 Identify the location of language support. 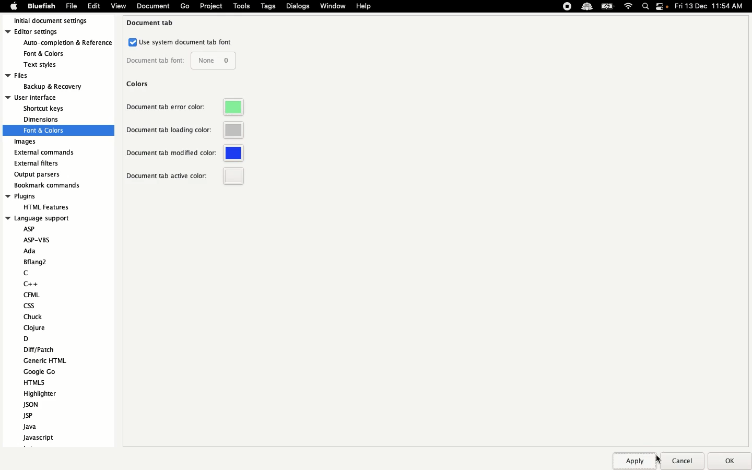
(39, 218).